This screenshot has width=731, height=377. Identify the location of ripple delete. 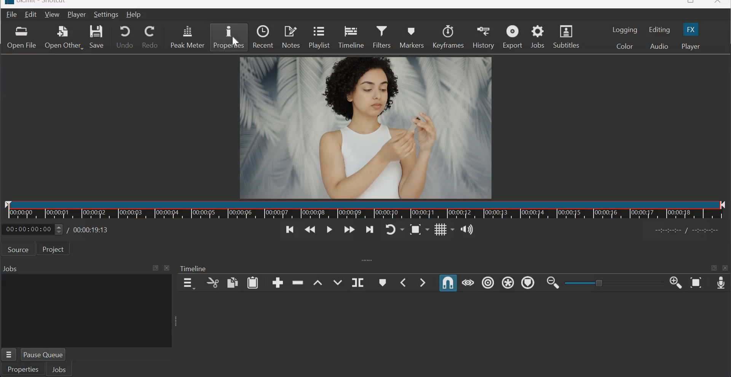
(298, 283).